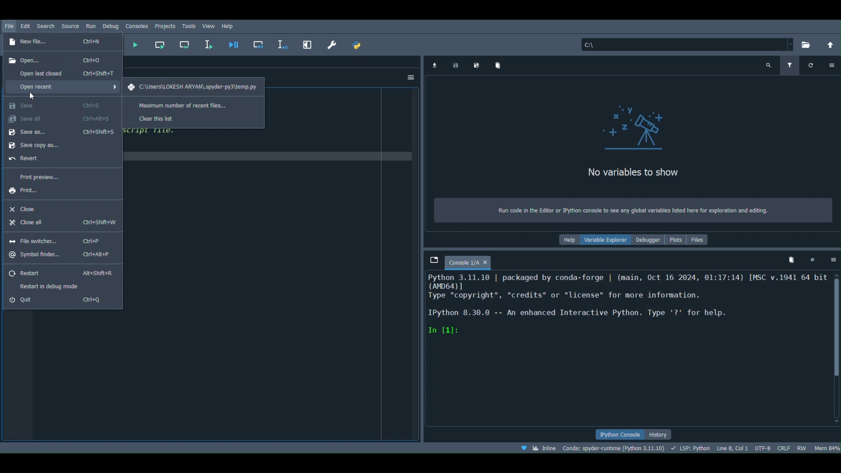 This screenshot has width=841, height=473. What do you see at coordinates (408, 76) in the screenshot?
I see `Options` at bounding box center [408, 76].